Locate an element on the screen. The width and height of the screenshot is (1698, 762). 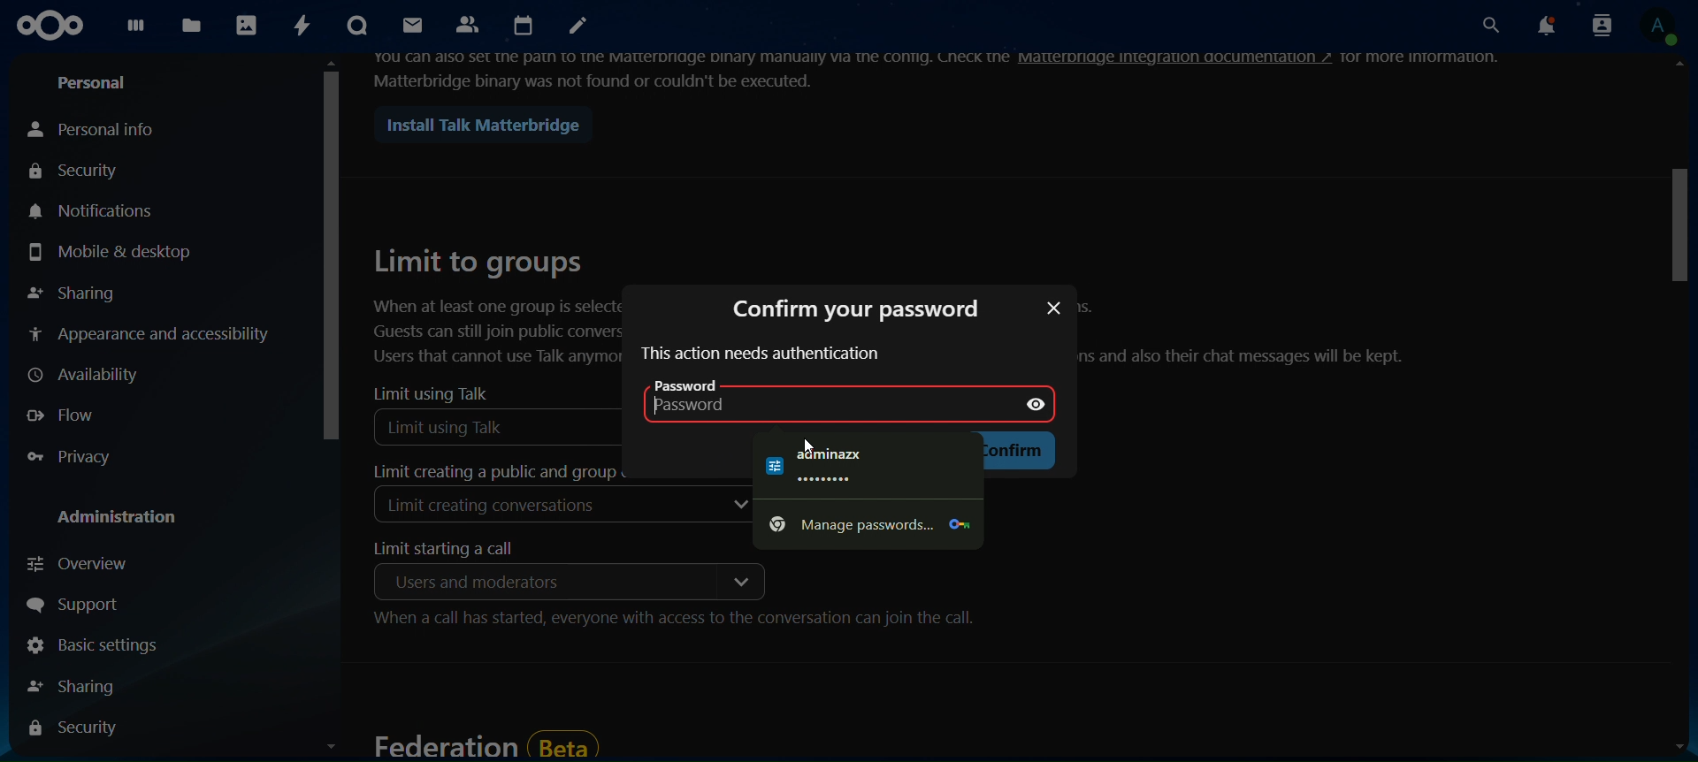
icon is located at coordinates (52, 26).